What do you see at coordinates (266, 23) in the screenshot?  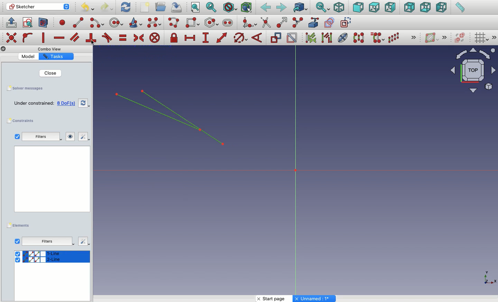 I see `trim edge` at bounding box center [266, 23].